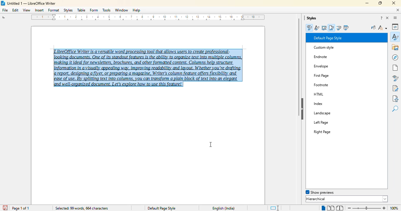 This screenshot has height=211, width=401. I want to click on table styles, so click(346, 28).